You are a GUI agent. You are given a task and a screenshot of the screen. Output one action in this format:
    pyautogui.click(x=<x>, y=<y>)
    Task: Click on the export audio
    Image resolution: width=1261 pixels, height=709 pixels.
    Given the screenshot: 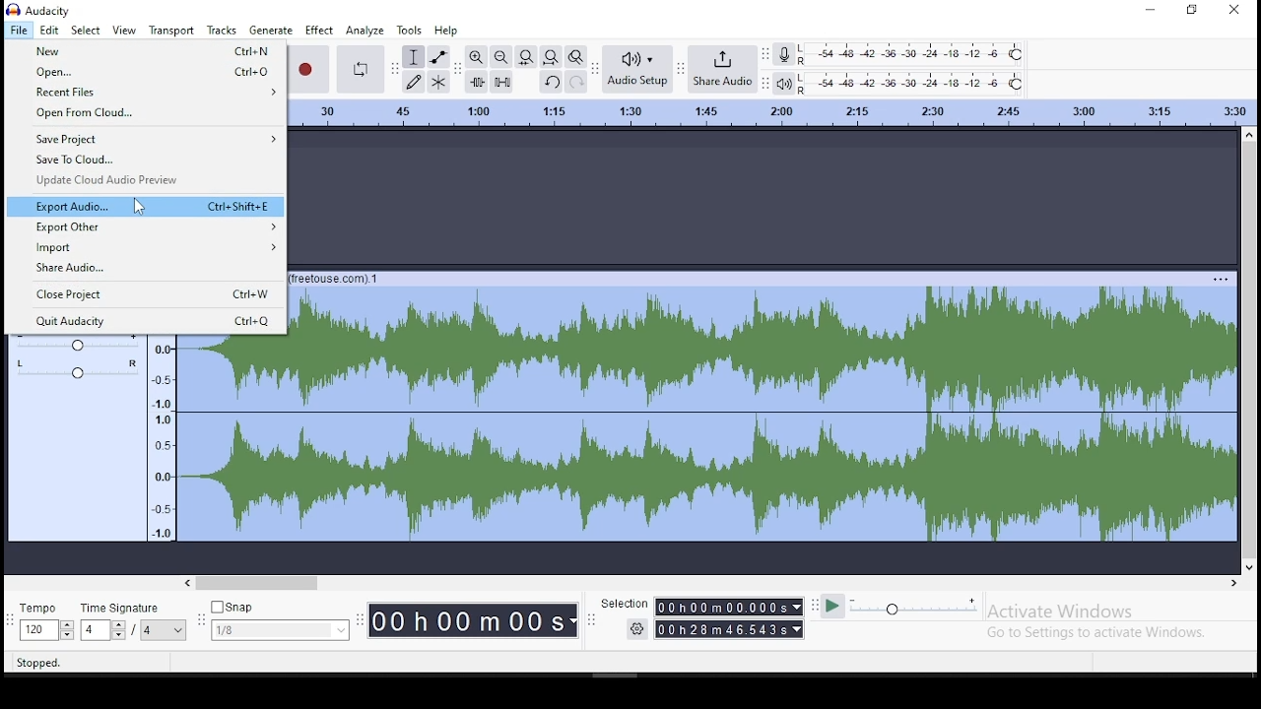 What is the action you would take?
    pyautogui.click(x=147, y=206)
    